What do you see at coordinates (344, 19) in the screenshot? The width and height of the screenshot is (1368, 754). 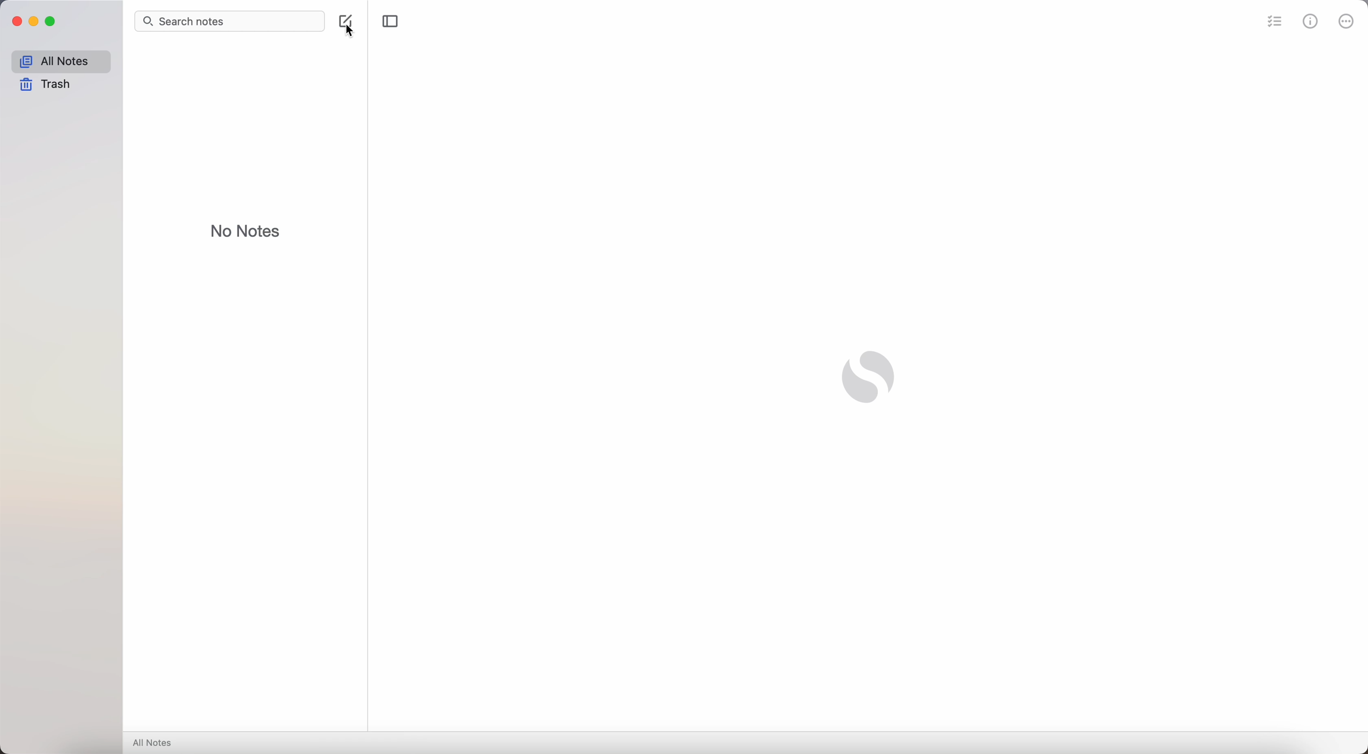 I see `create note` at bounding box center [344, 19].